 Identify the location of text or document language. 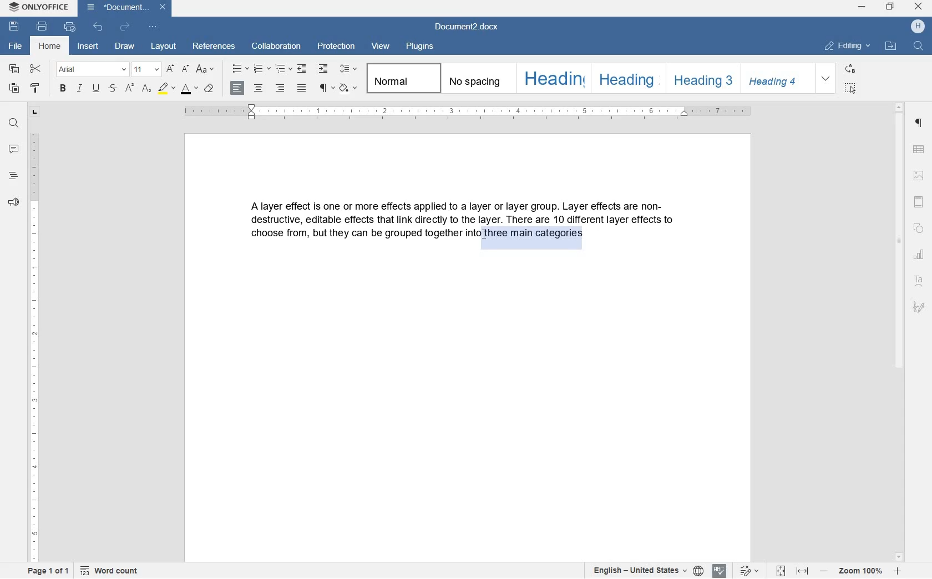
(641, 571).